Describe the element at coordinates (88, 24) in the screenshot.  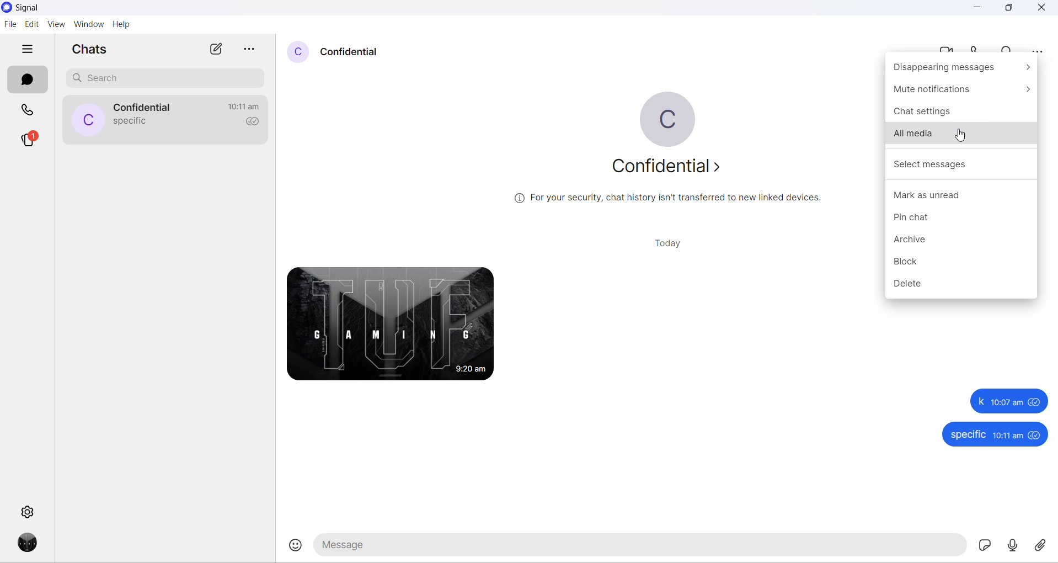
I see `window` at that location.